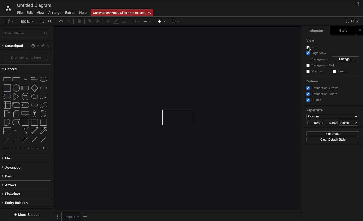  I want to click on Draw.io, so click(7, 9).